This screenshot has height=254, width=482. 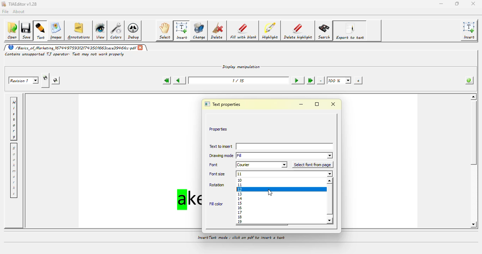 What do you see at coordinates (472, 224) in the screenshot?
I see `scroll down` at bounding box center [472, 224].